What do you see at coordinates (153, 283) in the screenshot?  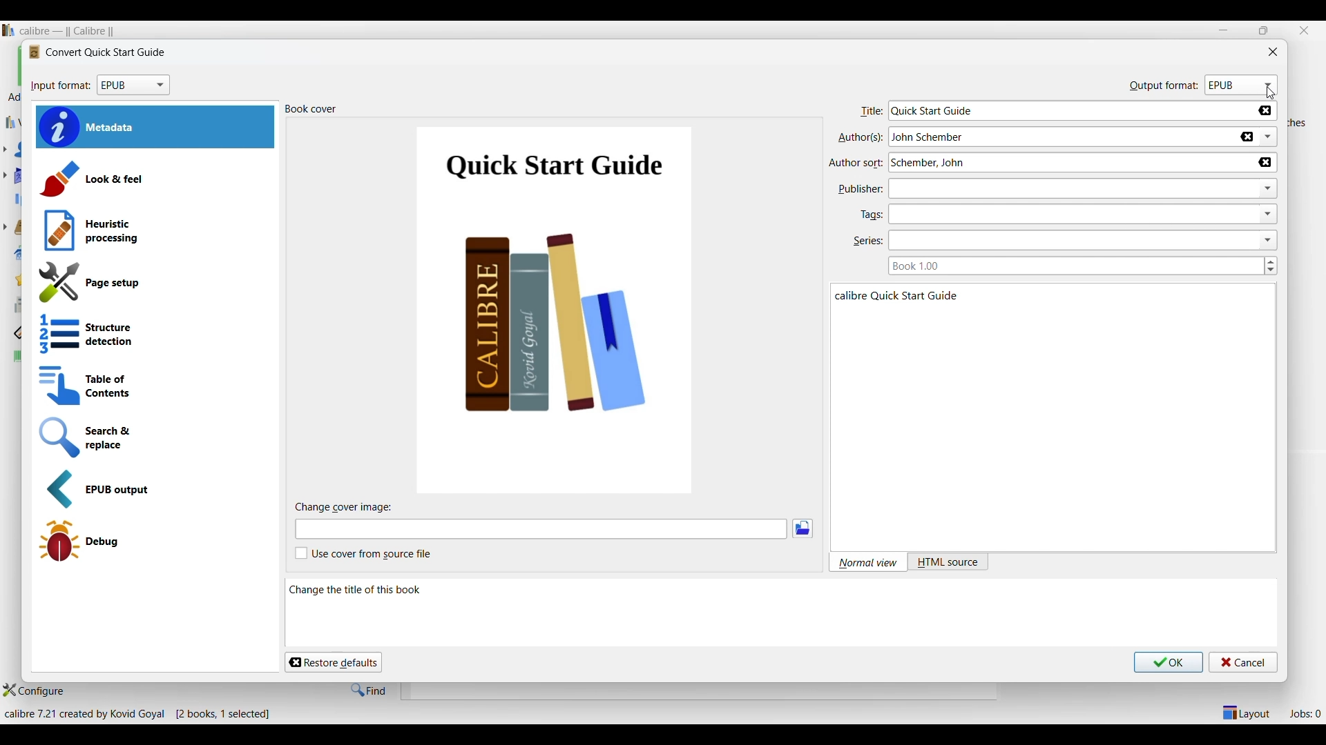 I see `Page setup` at bounding box center [153, 283].